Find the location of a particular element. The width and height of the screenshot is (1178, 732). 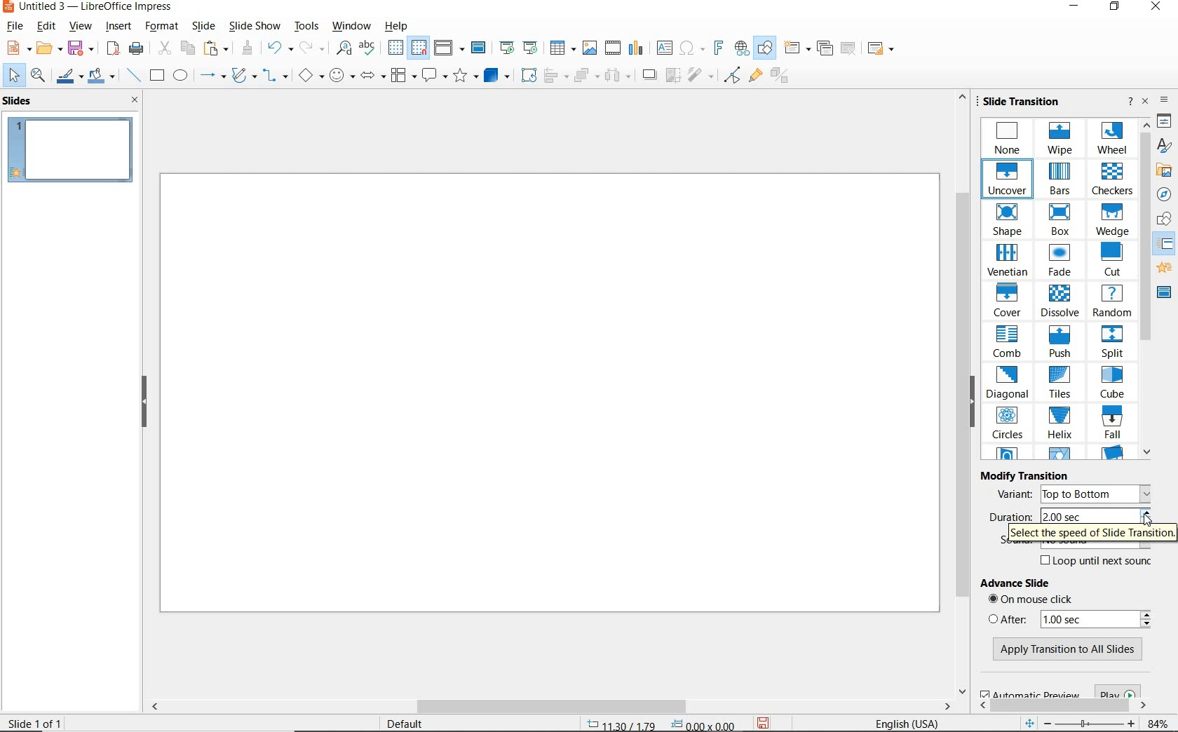

BARS is located at coordinates (1062, 180).